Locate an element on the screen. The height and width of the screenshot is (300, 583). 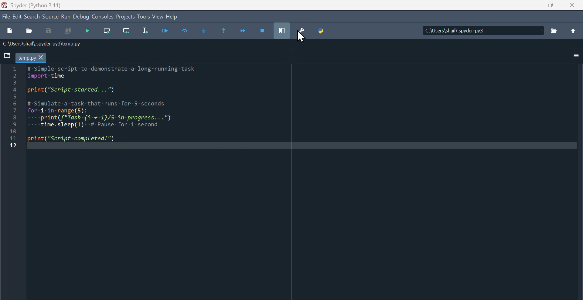
Python code is located at coordinates (124, 112).